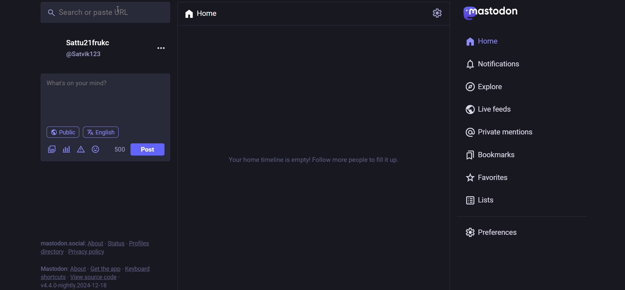 Image resolution: width=625 pixels, height=290 pixels. Describe the element at coordinates (493, 13) in the screenshot. I see `logo` at that location.